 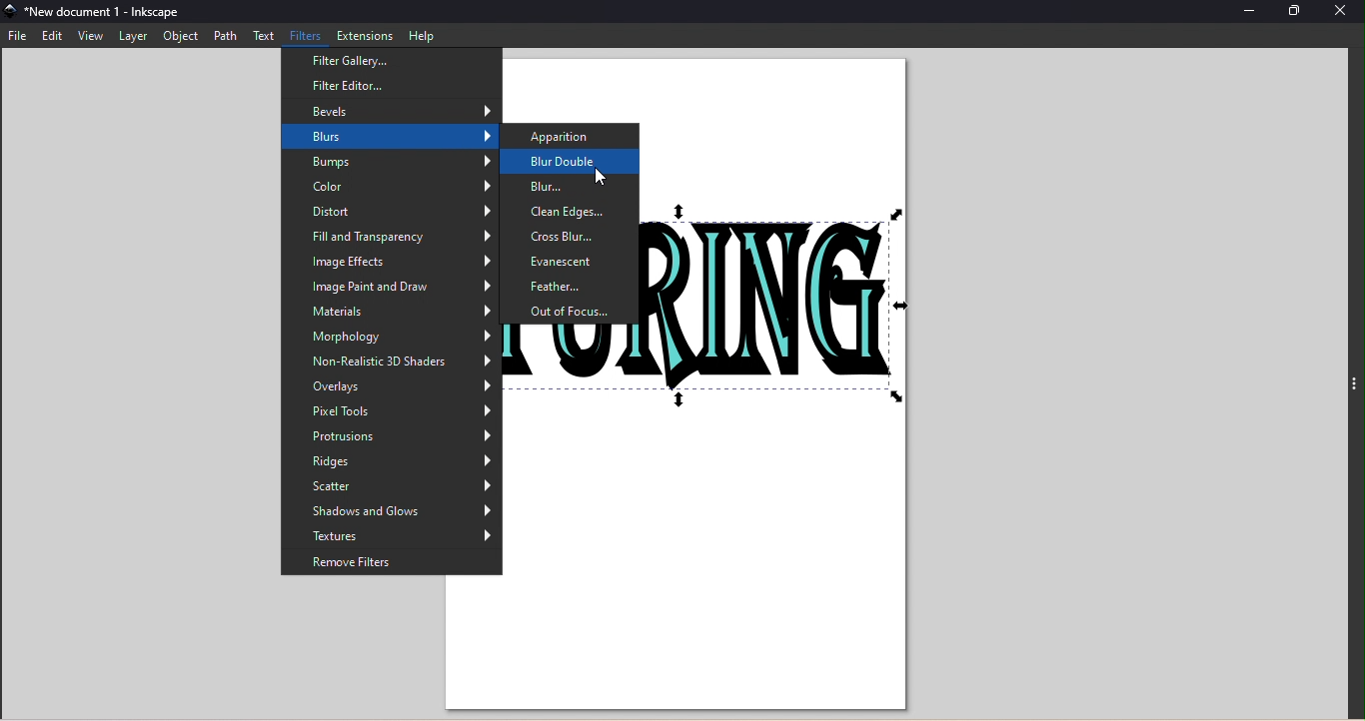 I want to click on Object, so click(x=176, y=37).